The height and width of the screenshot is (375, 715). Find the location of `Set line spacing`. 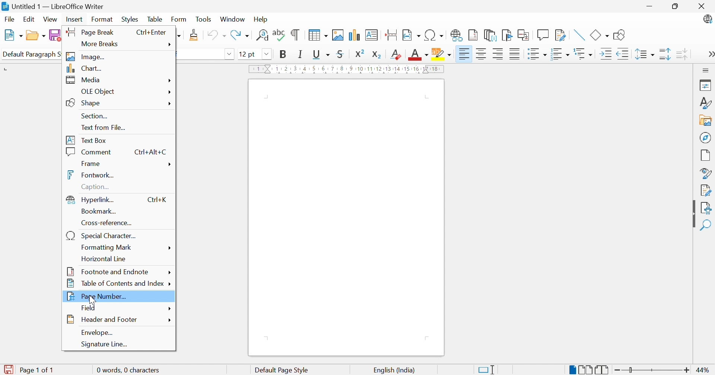

Set line spacing is located at coordinates (645, 54).